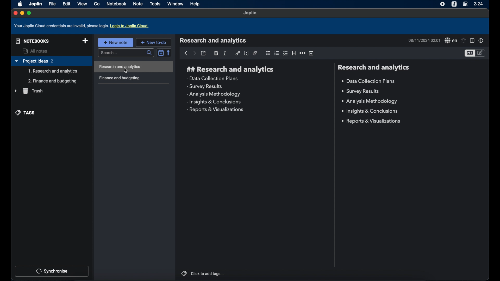 The image size is (500, 281). What do you see at coordinates (277, 53) in the screenshot?
I see `numbered list` at bounding box center [277, 53].